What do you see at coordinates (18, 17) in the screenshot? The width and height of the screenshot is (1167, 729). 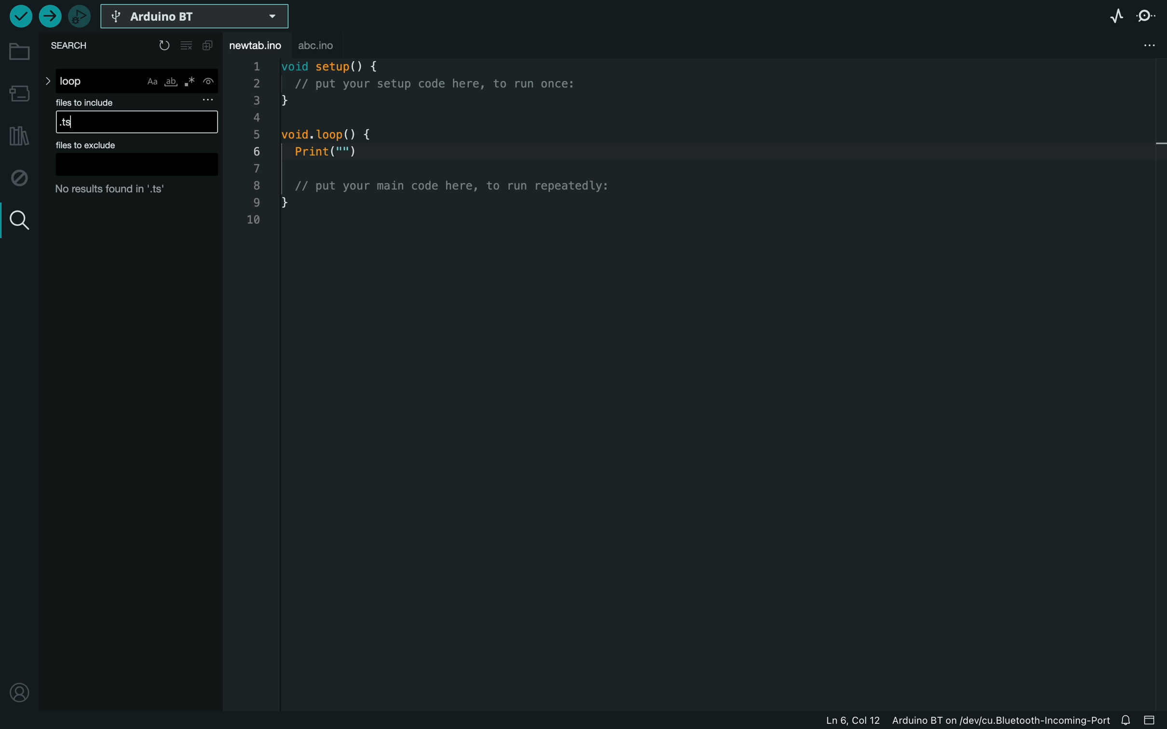 I see `verify` at bounding box center [18, 17].